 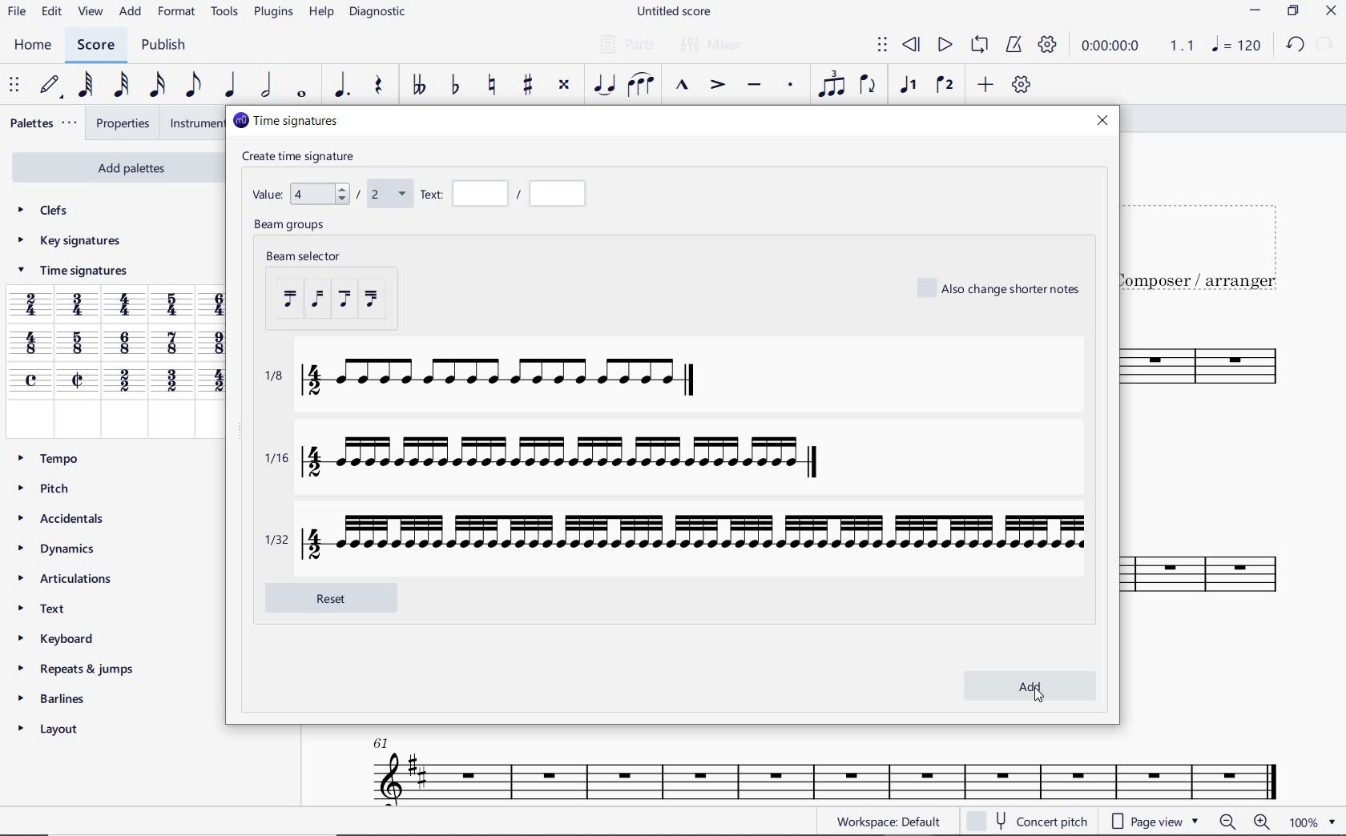 I want to click on REDO, so click(x=1326, y=43).